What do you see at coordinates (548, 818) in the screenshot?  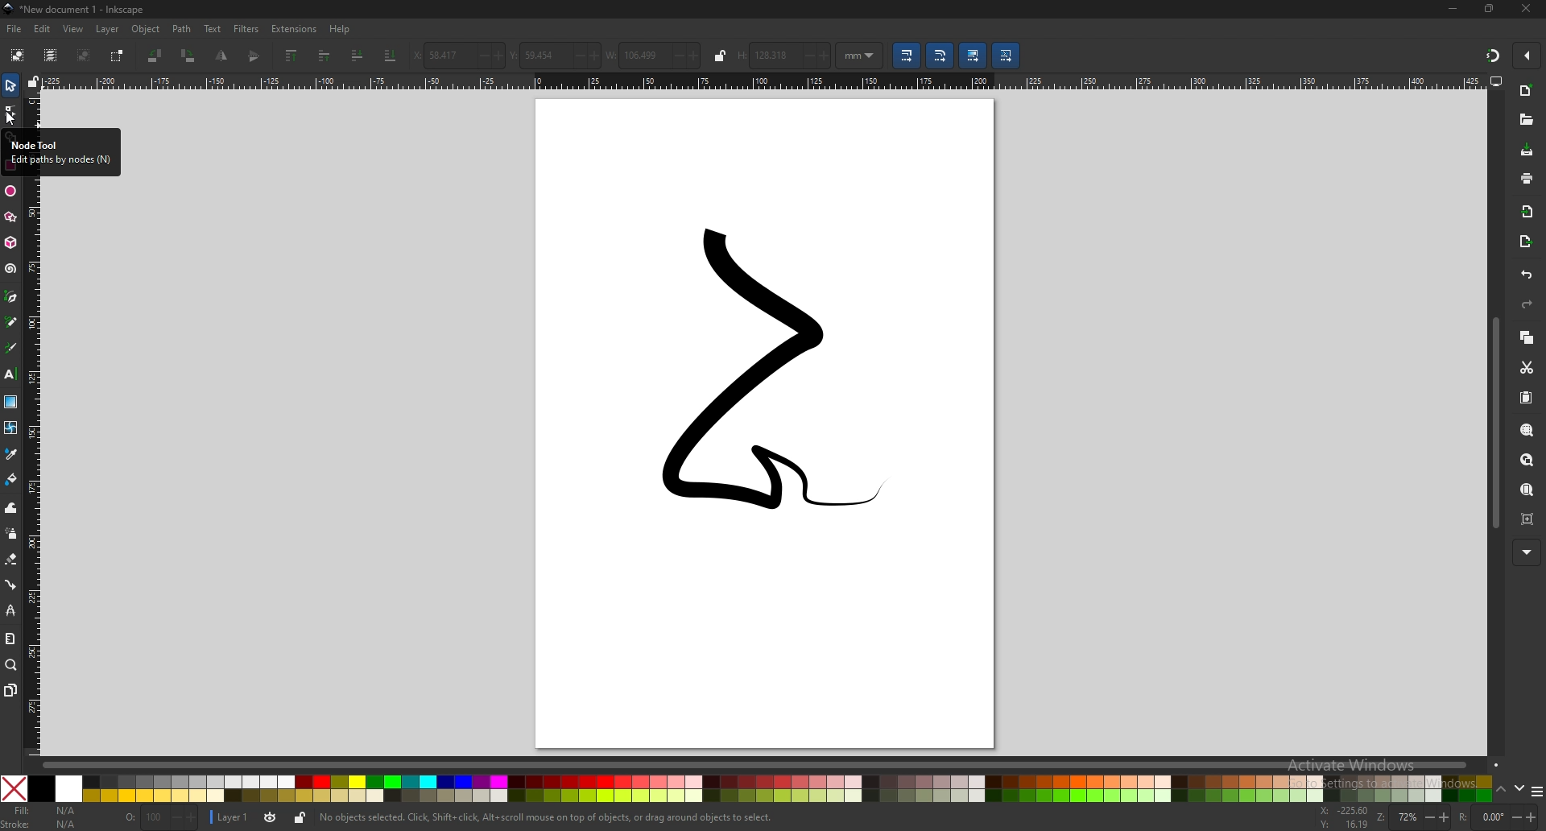 I see `info` at bounding box center [548, 818].